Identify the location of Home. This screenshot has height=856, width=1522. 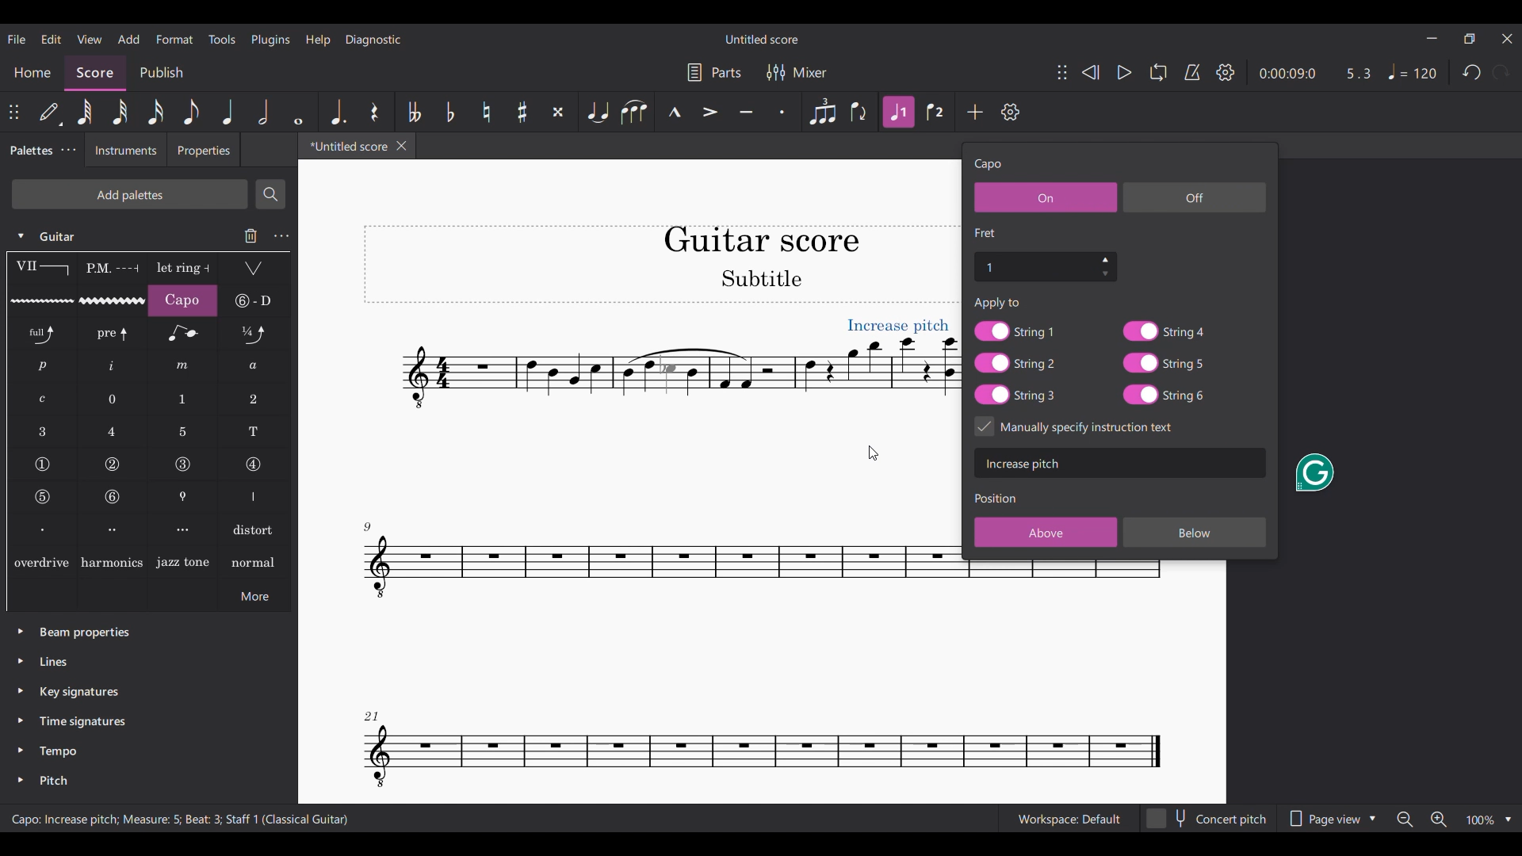
(32, 73).